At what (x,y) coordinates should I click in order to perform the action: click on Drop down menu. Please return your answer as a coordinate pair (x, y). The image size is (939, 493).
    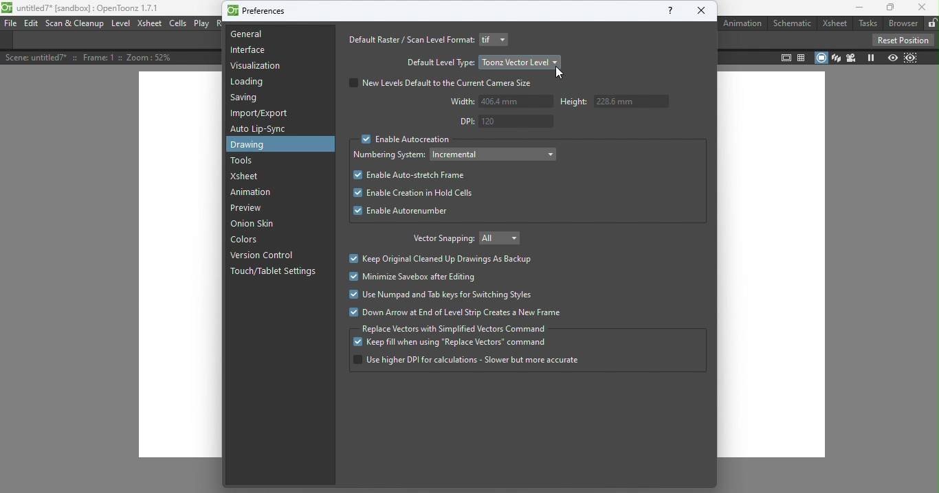
    Looking at the image, I should click on (496, 39).